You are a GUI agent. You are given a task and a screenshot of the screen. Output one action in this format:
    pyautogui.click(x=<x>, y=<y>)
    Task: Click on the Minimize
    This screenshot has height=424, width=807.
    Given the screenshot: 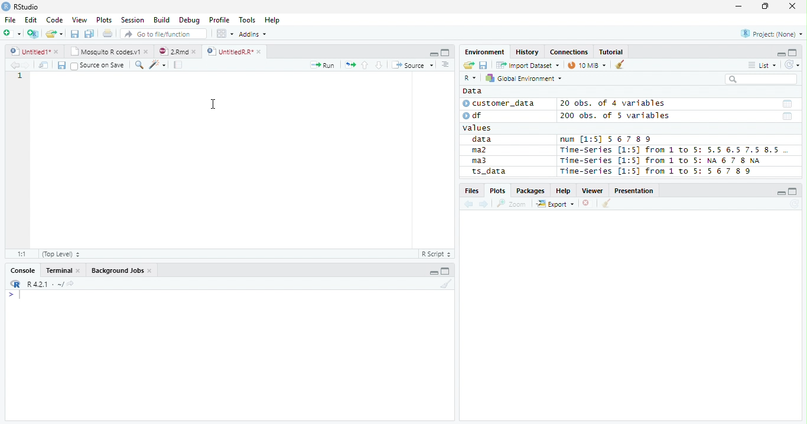 What is the action you would take?
    pyautogui.click(x=782, y=194)
    